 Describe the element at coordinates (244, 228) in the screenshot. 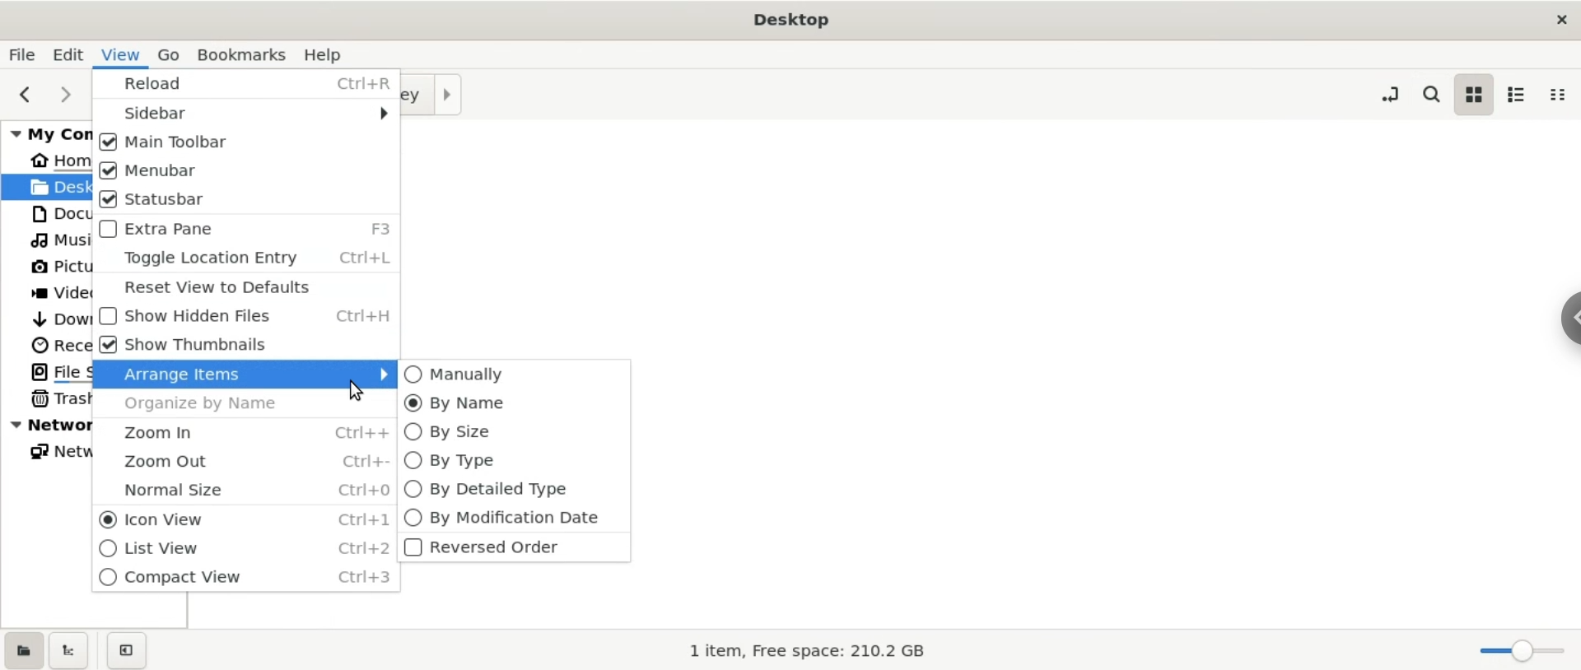

I see `extra page` at that location.